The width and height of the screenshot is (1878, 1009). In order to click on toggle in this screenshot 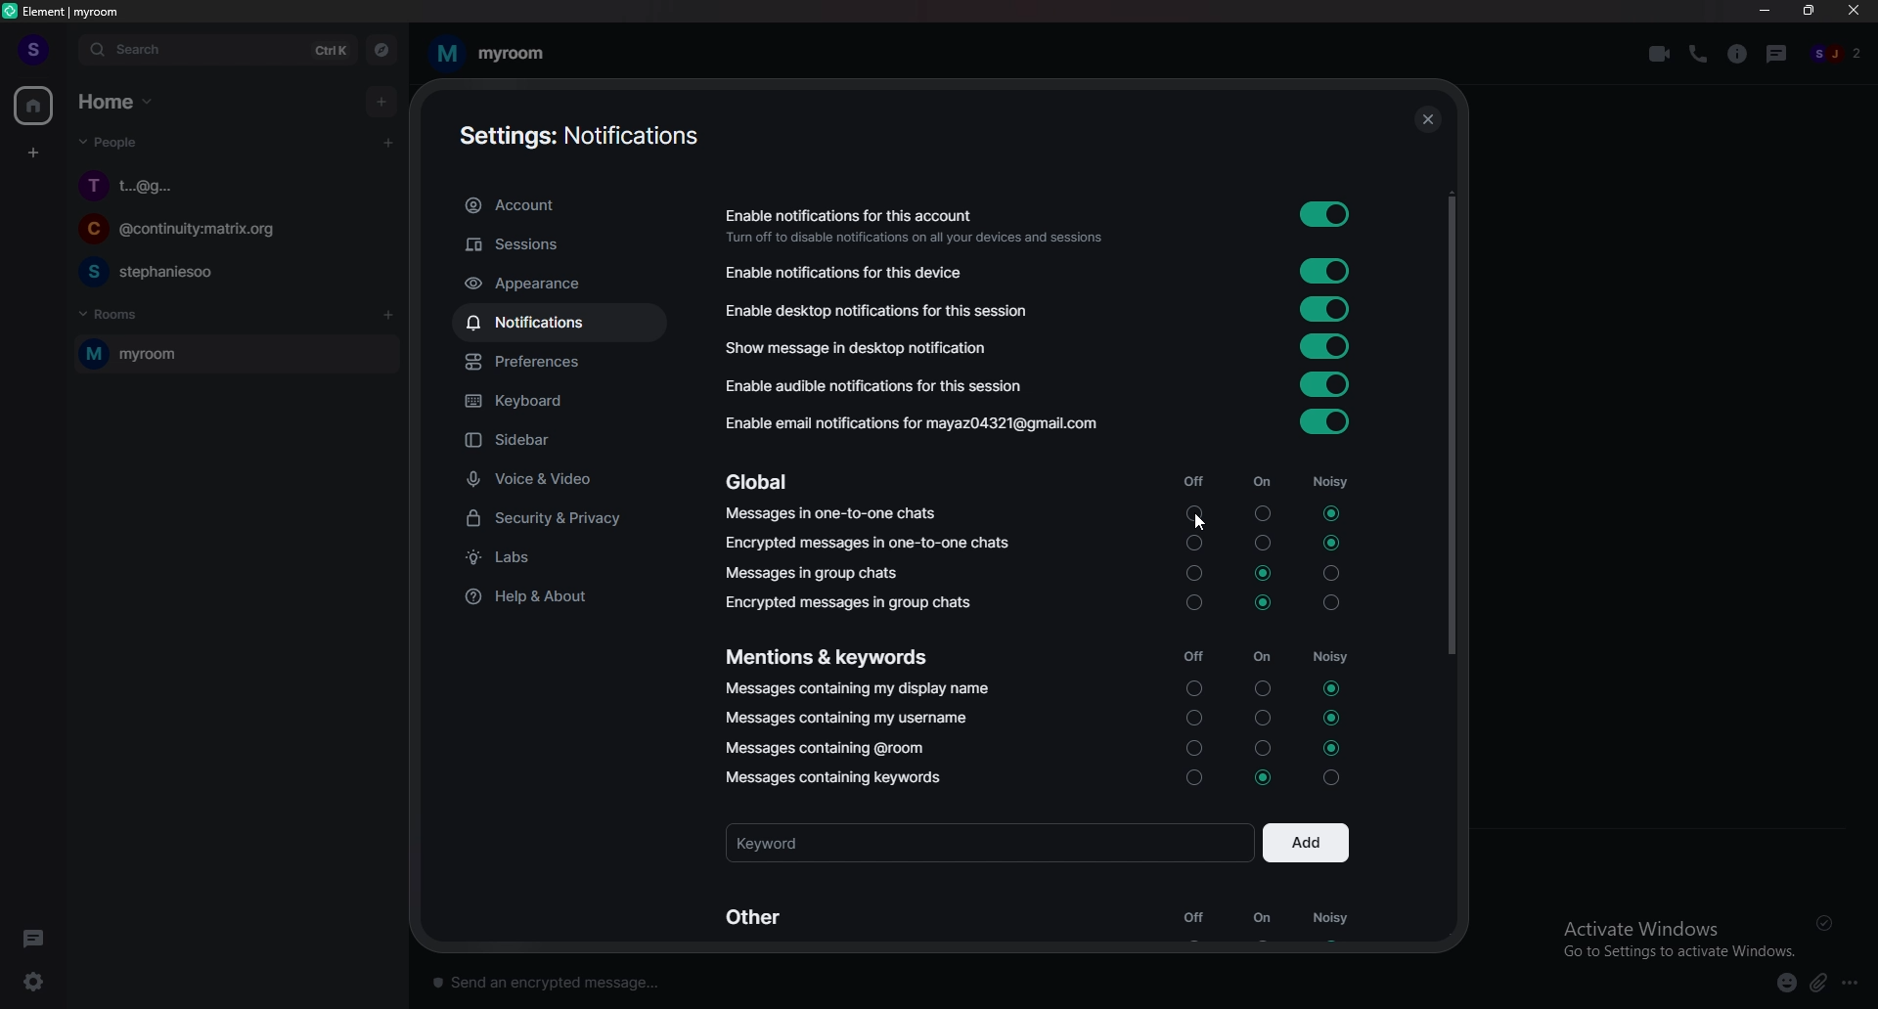, I will do `click(1328, 346)`.